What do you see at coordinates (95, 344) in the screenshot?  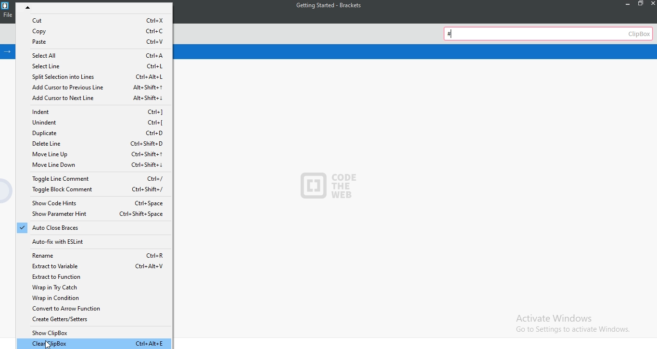 I see `Clear ClipBox` at bounding box center [95, 344].